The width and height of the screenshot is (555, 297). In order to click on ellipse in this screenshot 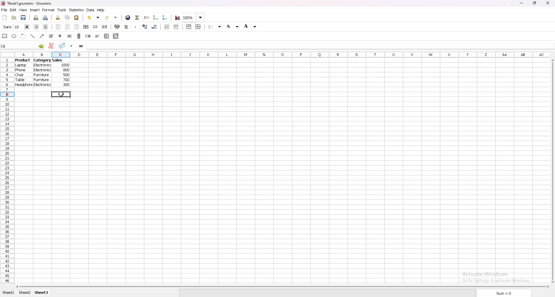, I will do `click(14, 36)`.